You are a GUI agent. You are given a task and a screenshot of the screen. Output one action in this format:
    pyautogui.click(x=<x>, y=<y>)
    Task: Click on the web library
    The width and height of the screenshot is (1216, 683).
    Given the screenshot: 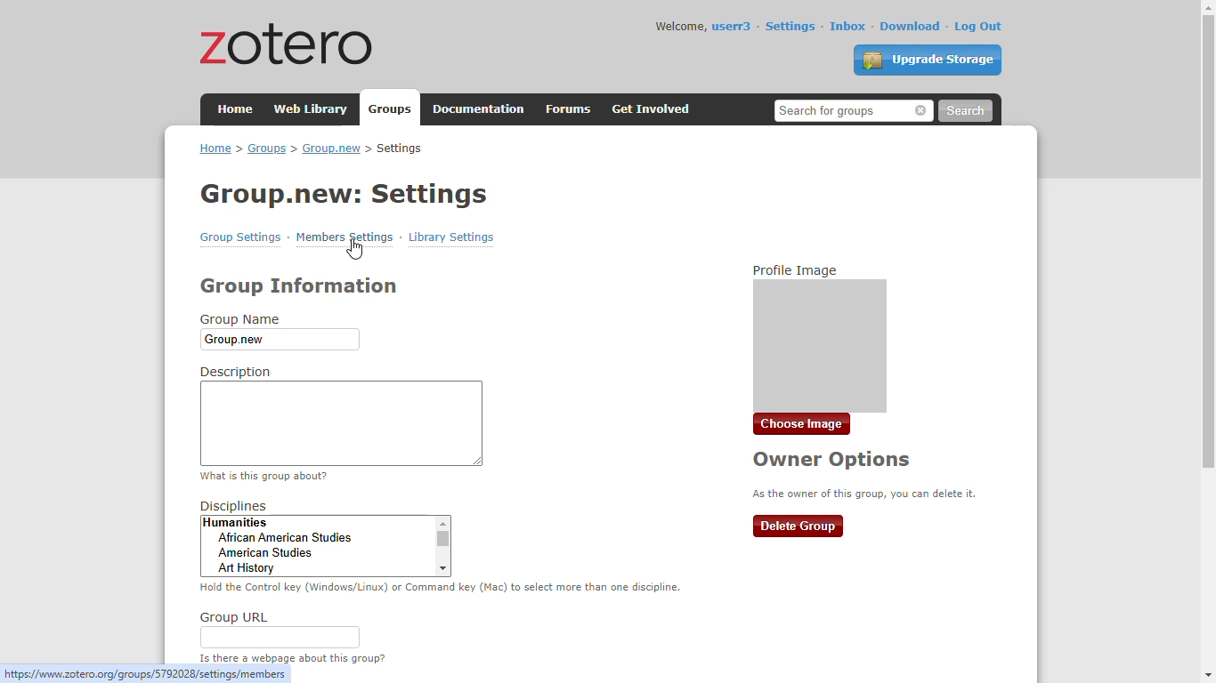 What is the action you would take?
    pyautogui.click(x=312, y=108)
    